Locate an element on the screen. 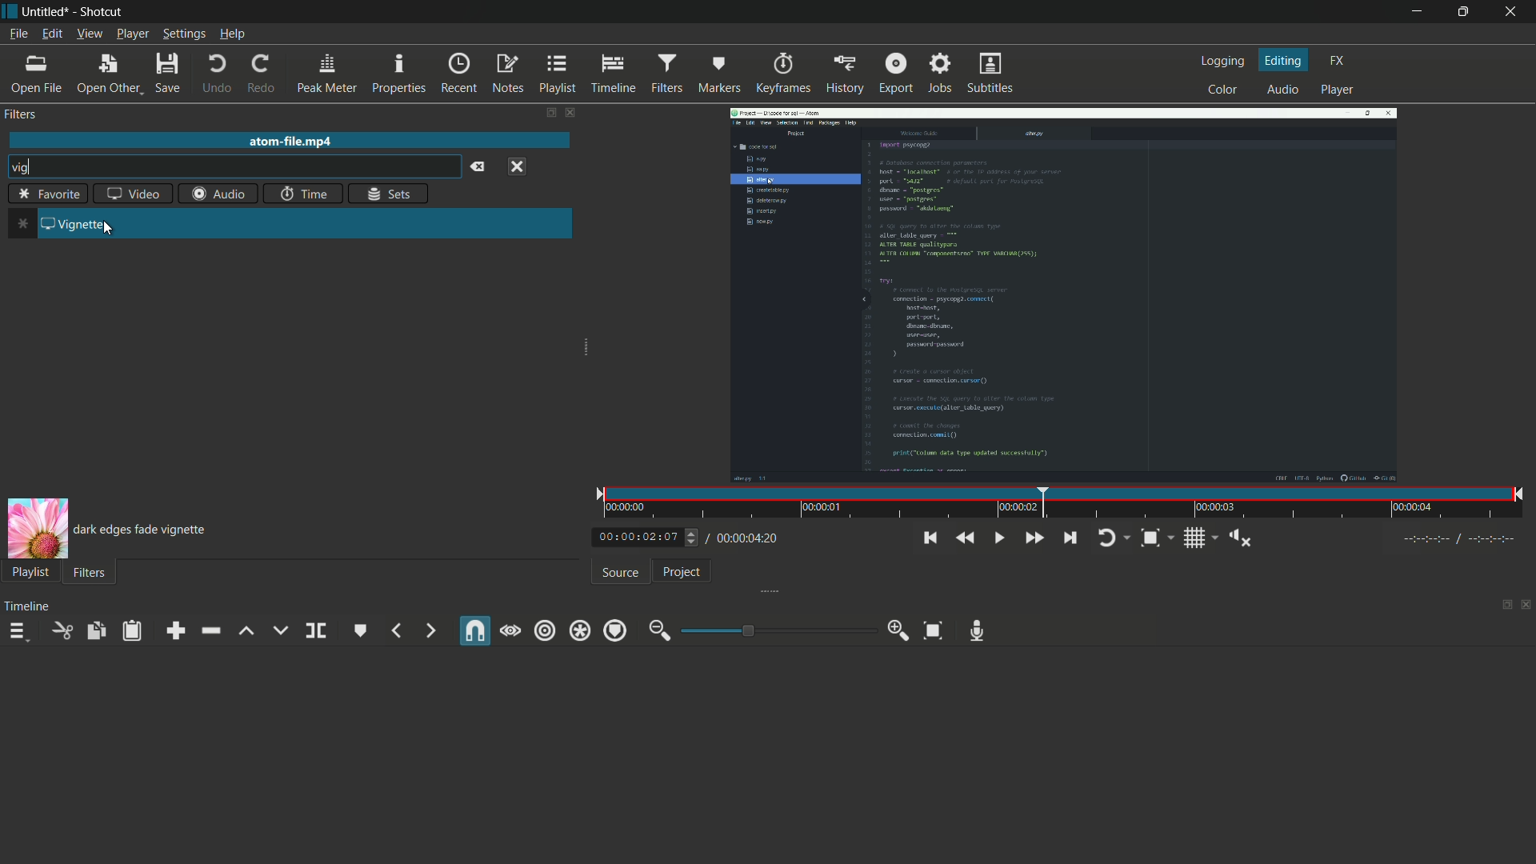 The height and width of the screenshot is (864, 1536). snap is located at coordinates (476, 630).